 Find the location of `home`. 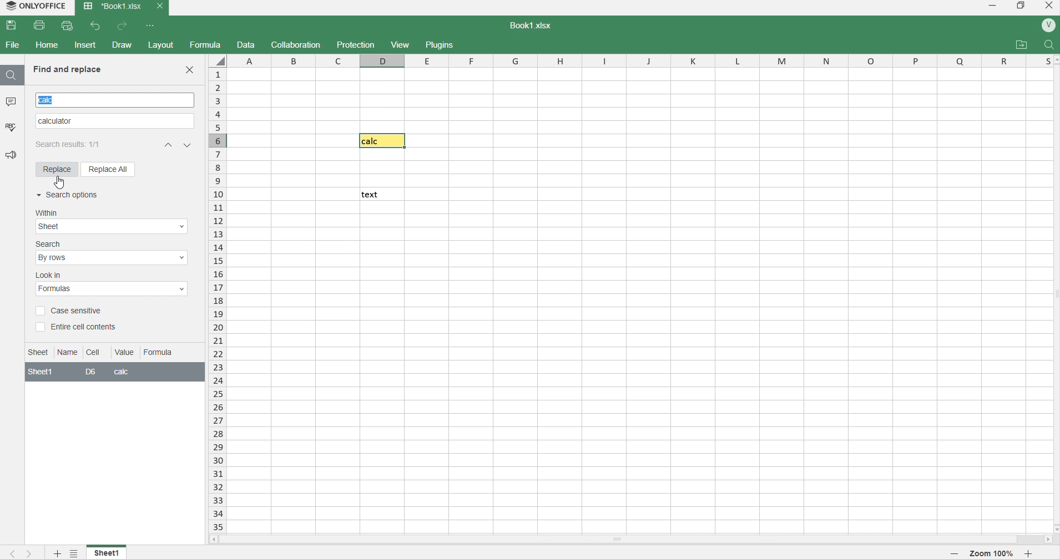

home is located at coordinates (50, 45).